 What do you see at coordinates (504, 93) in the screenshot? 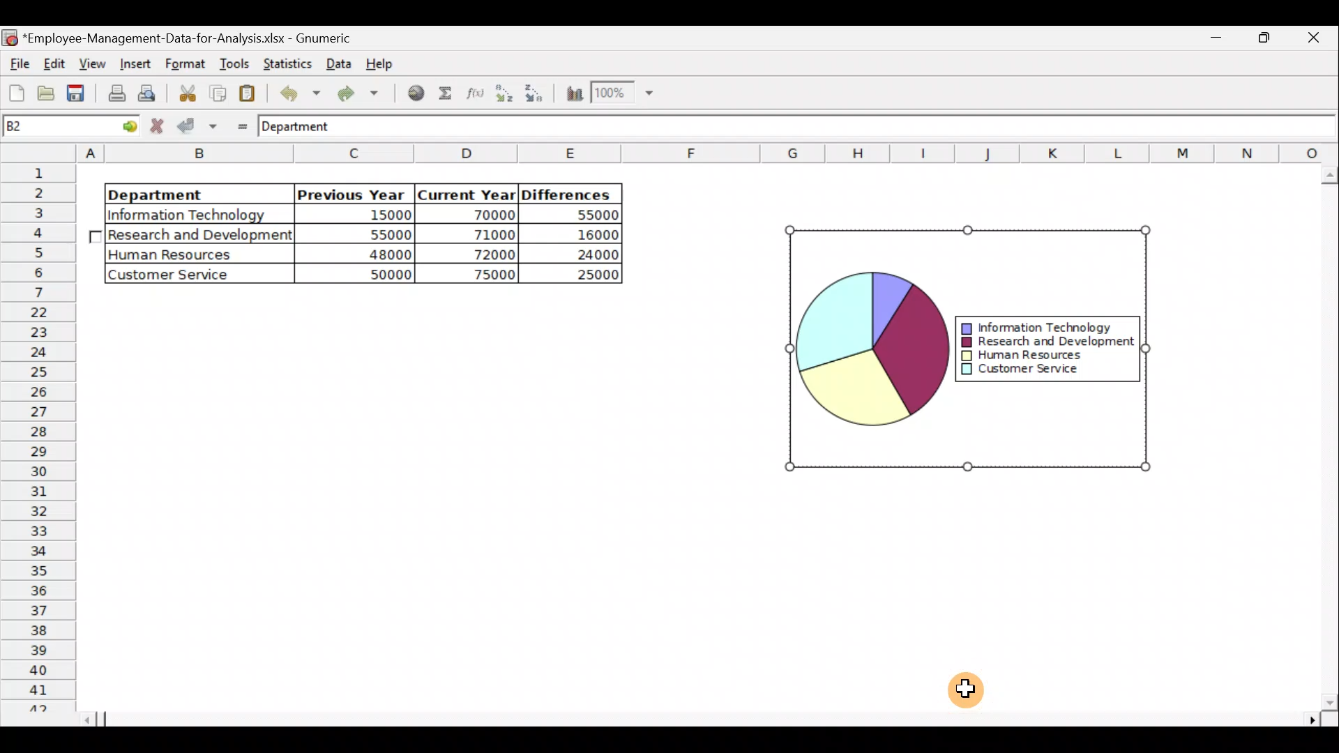
I see `Sort in Ascending order` at bounding box center [504, 93].